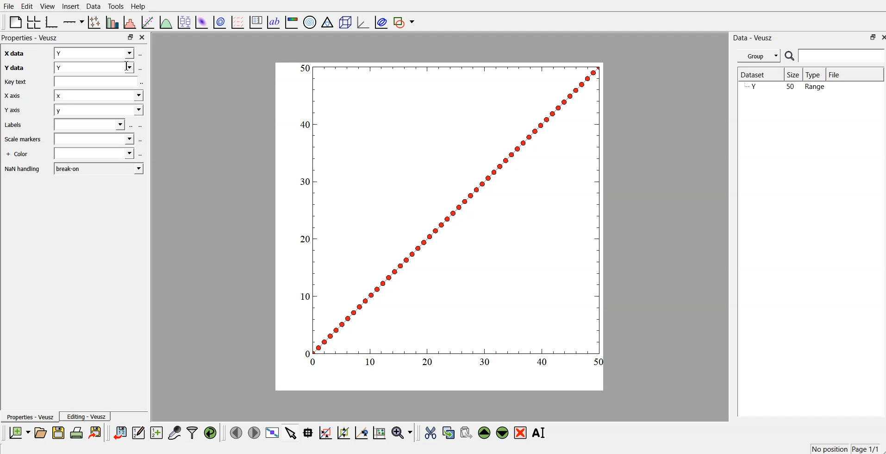 The image size is (886, 454). What do you see at coordinates (291, 21) in the screenshot?
I see `image color bar` at bounding box center [291, 21].